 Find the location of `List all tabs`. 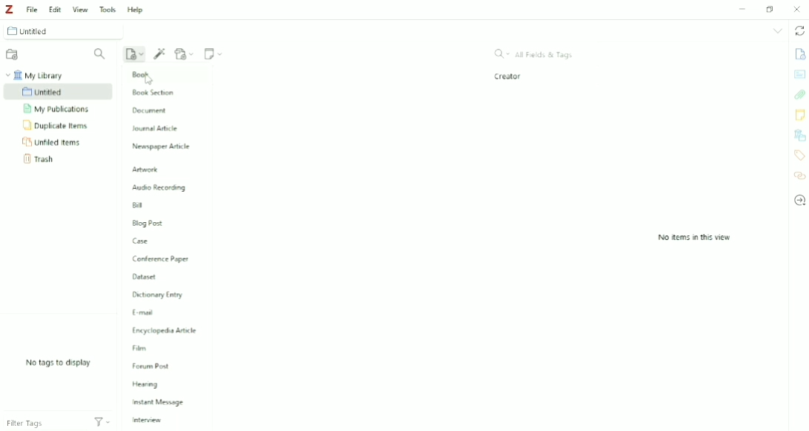

List all tabs is located at coordinates (777, 31).